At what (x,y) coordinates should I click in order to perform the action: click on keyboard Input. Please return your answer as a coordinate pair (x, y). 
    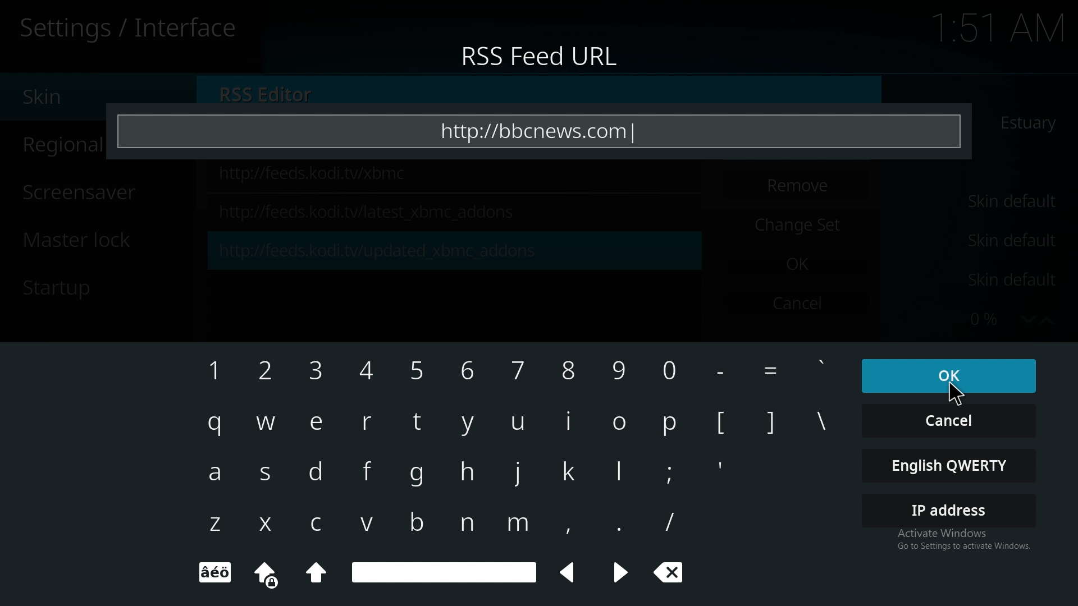
    Looking at the image, I should click on (670, 371).